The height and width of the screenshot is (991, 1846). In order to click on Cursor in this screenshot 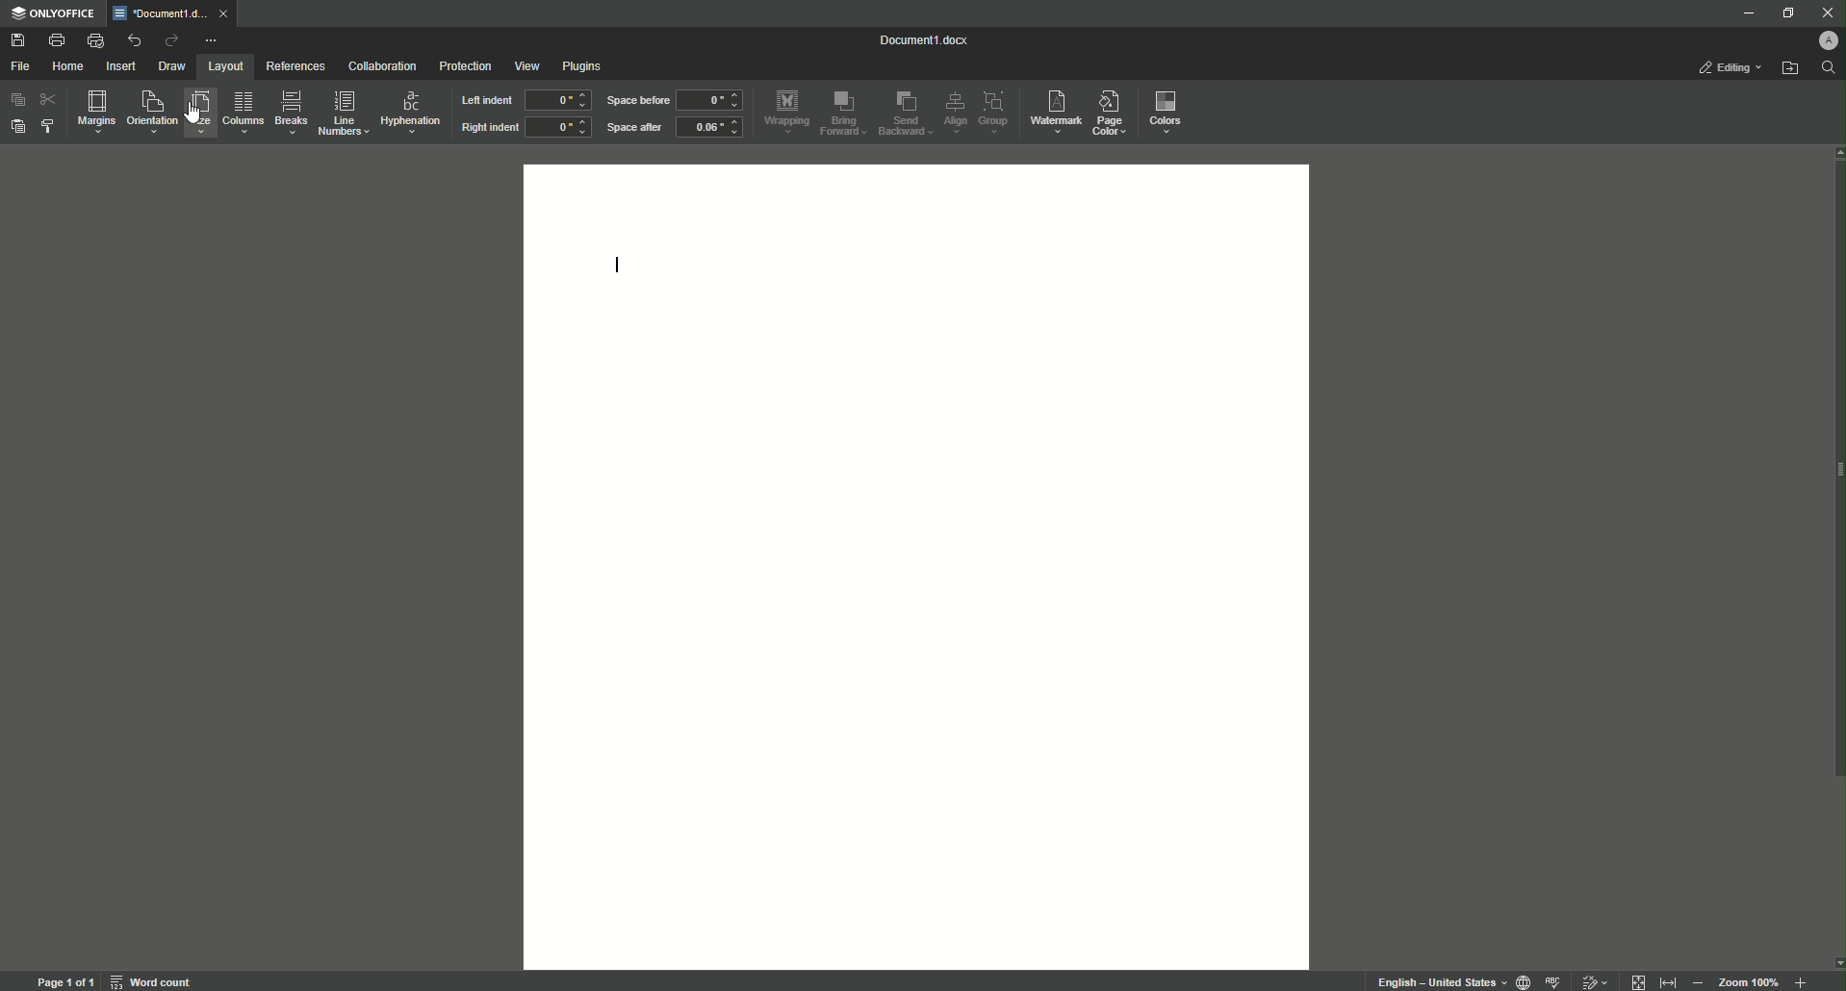, I will do `click(194, 114)`.